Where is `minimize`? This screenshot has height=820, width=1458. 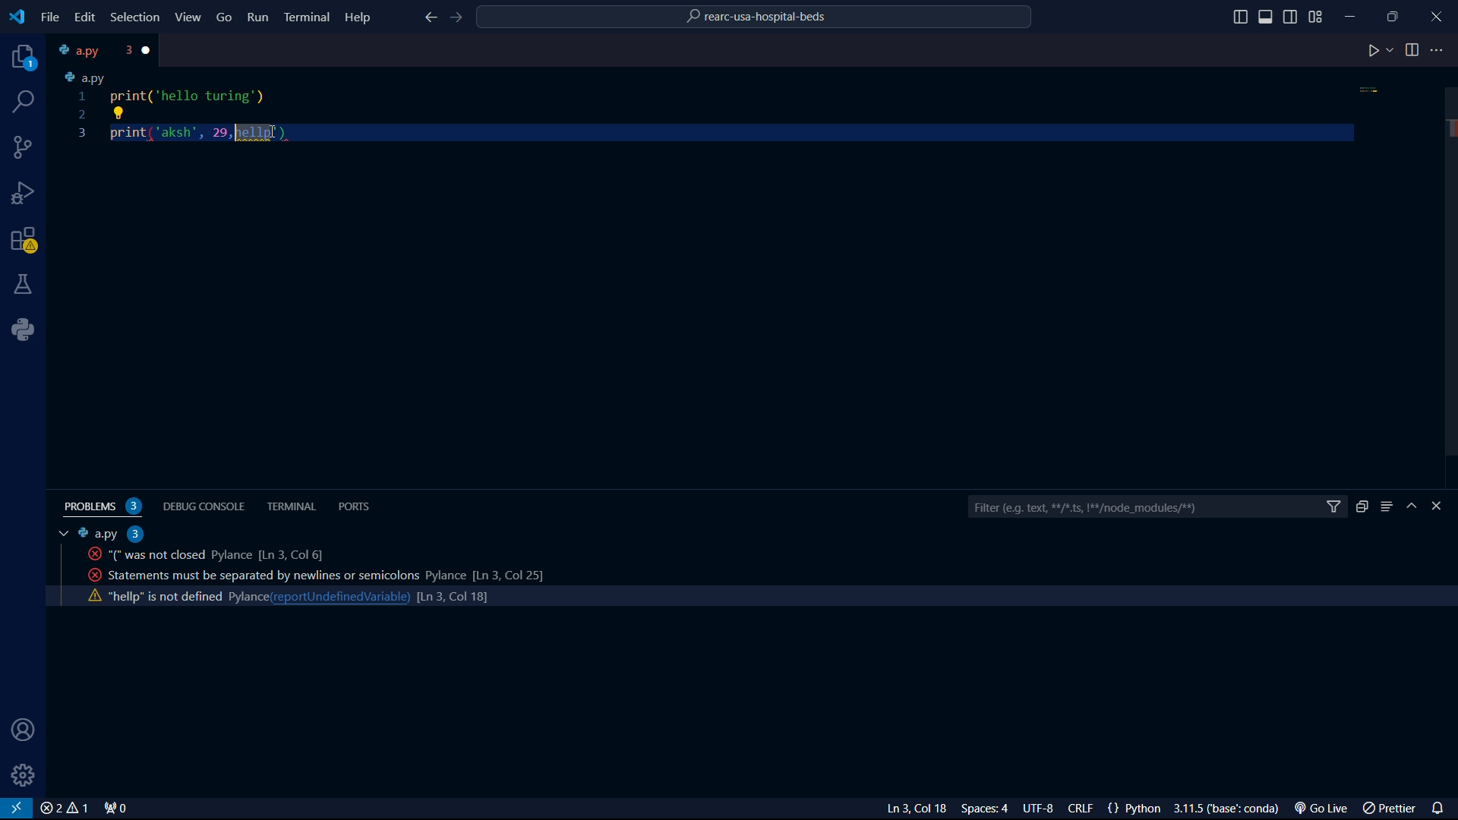
minimize is located at coordinates (1355, 13).